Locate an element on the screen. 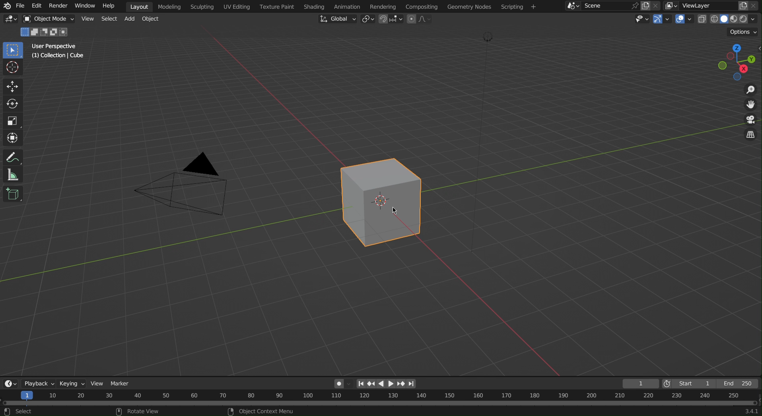  Geometry Nodes is located at coordinates (469, 7).